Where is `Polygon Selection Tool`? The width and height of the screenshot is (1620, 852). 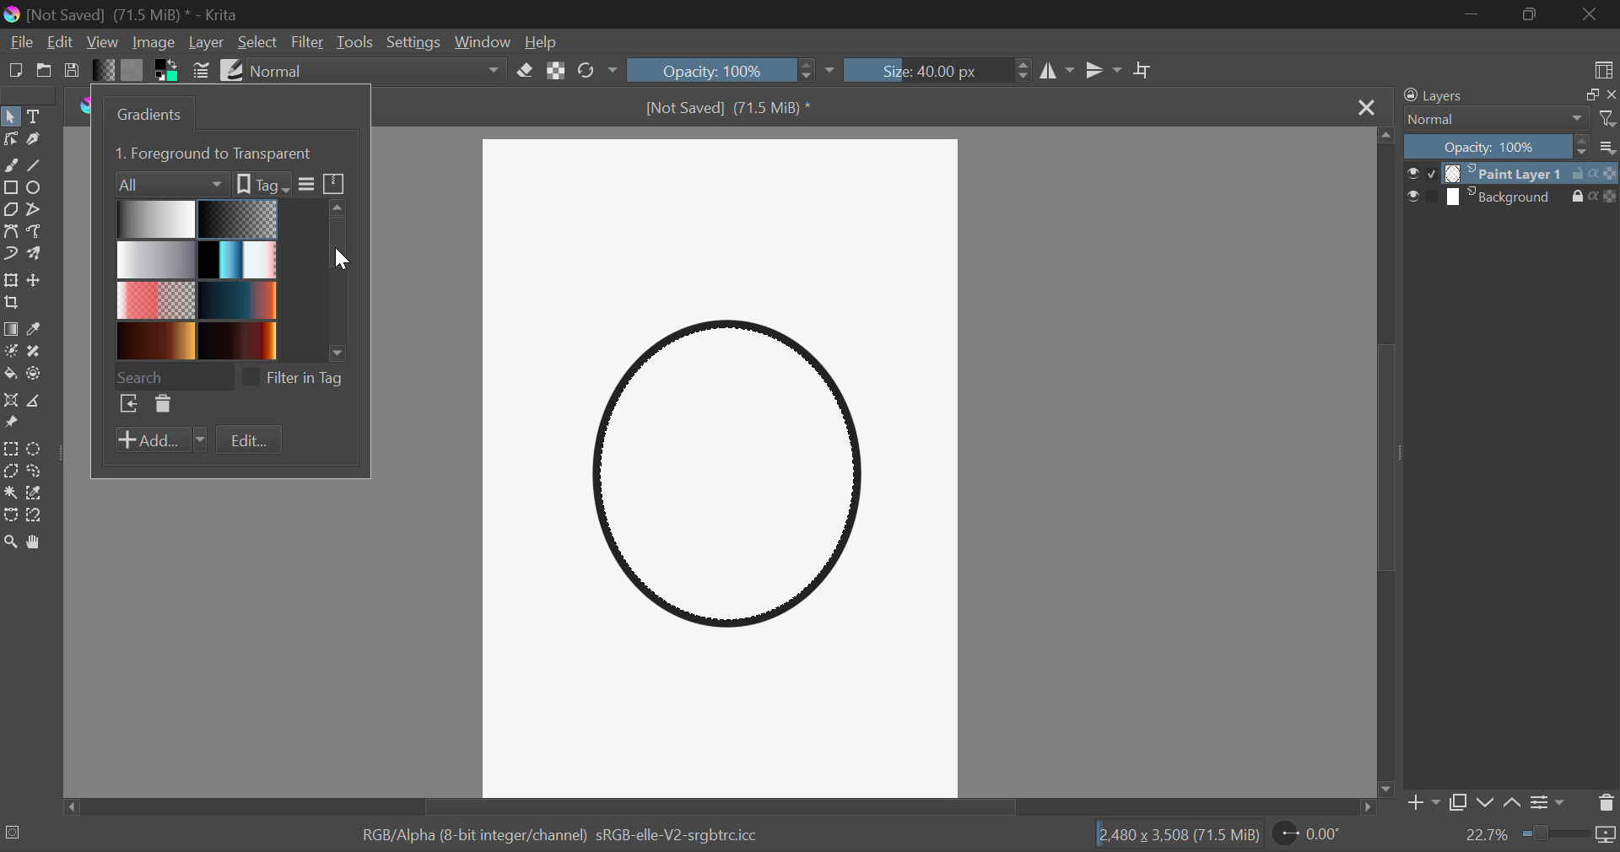 Polygon Selection Tool is located at coordinates (10, 471).